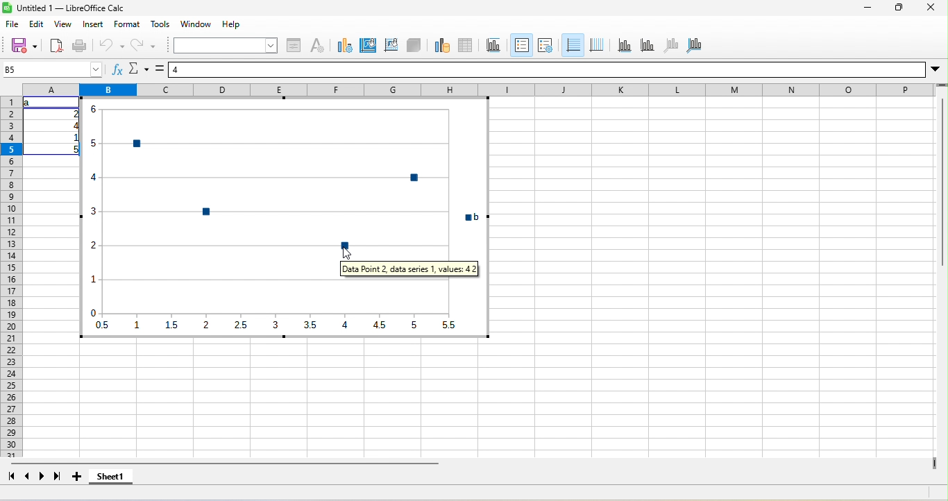 Image resolution: width=948 pixels, height=501 pixels. What do you see at coordinates (942, 178) in the screenshot?
I see `vertical scroll bar` at bounding box center [942, 178].